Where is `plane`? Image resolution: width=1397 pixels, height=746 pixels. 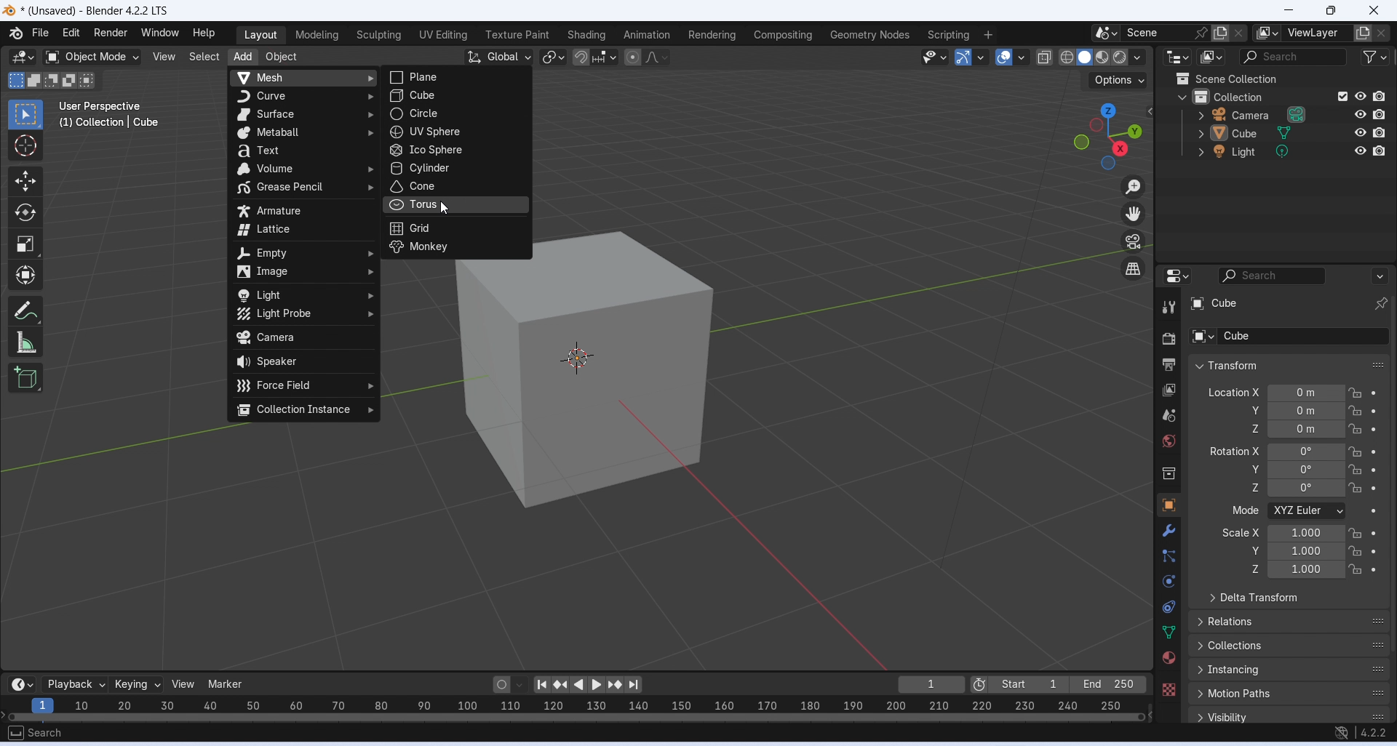
plane is located at coordinates (455, 77).